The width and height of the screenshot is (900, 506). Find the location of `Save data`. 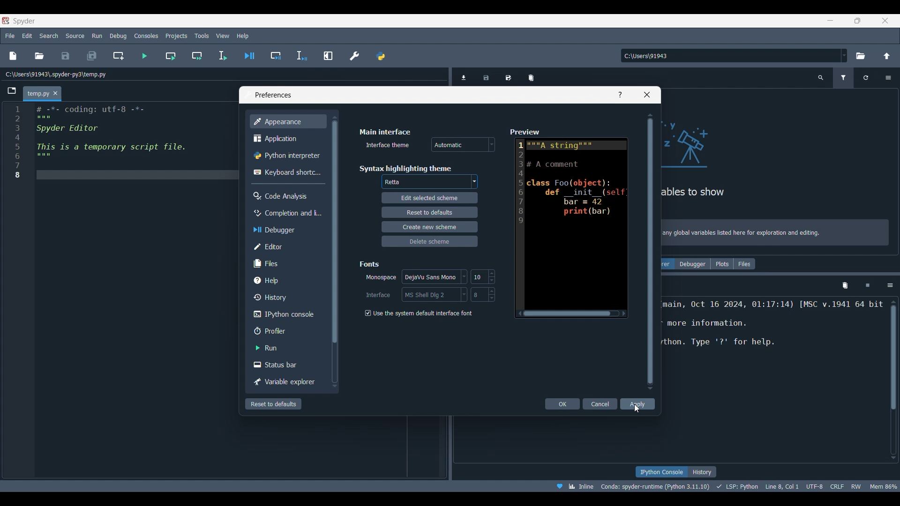

Save data is located at coordinates (487, 76).